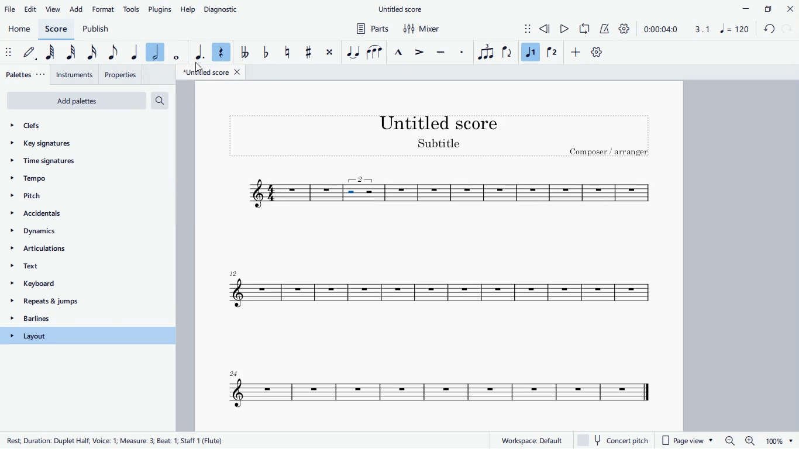  Describe the element at coordinates (484, 52) in the screenshot. I see `tuplet` at that location.